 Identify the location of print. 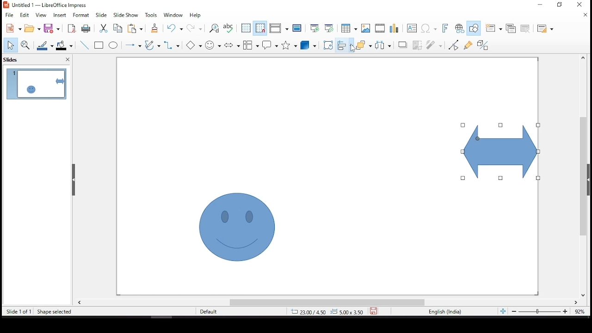
(86, 29).